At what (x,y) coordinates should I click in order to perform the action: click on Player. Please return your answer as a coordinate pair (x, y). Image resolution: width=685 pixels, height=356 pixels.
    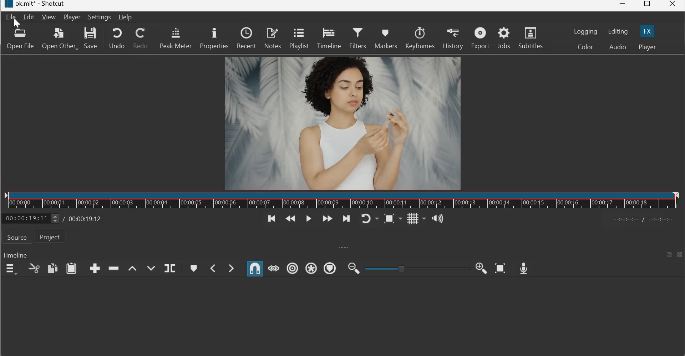
    Looking at the image, I should click on (71, 18).